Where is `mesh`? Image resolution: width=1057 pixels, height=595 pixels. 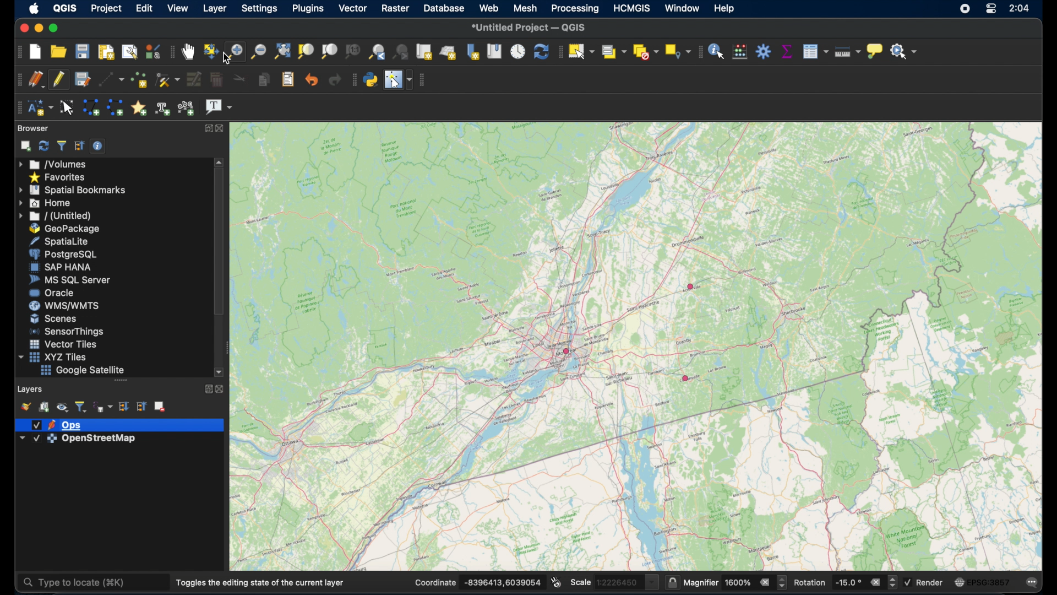 mesh is located at coordinates (526, 9).